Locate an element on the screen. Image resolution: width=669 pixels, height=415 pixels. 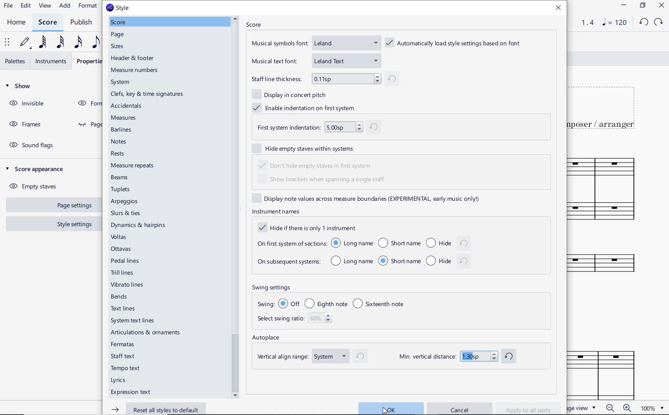
STYLE SETTINGS is located at coordinates (74, 224).